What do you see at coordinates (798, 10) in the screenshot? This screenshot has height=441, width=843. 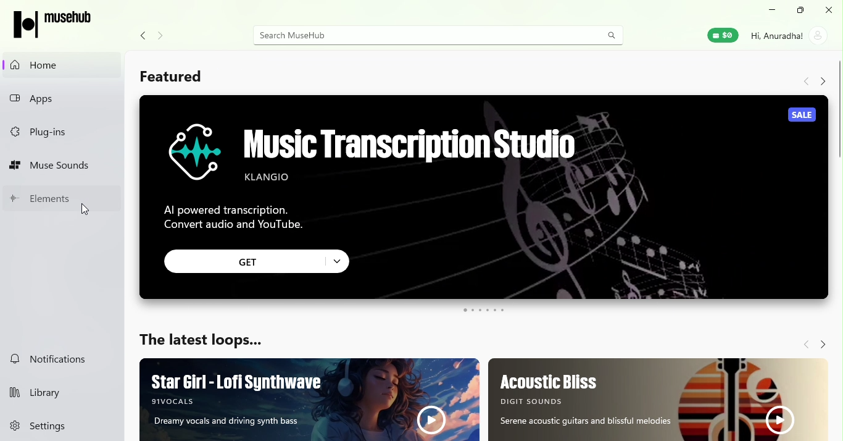 I see `Maximize` at bounding box center [798, 10].